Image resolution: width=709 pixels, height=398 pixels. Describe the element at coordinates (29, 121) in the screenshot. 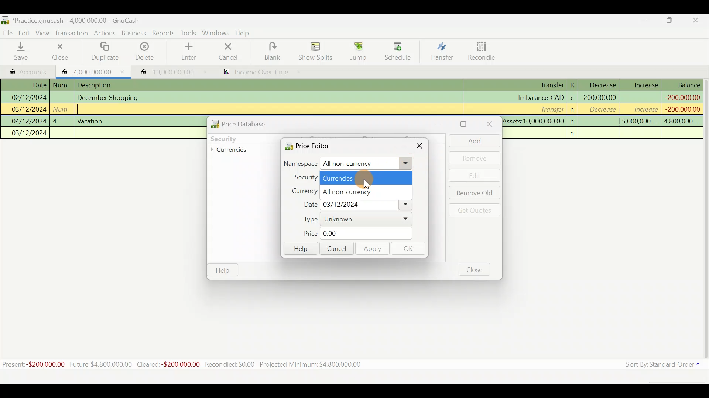

I see `04/12/2024` at that location.